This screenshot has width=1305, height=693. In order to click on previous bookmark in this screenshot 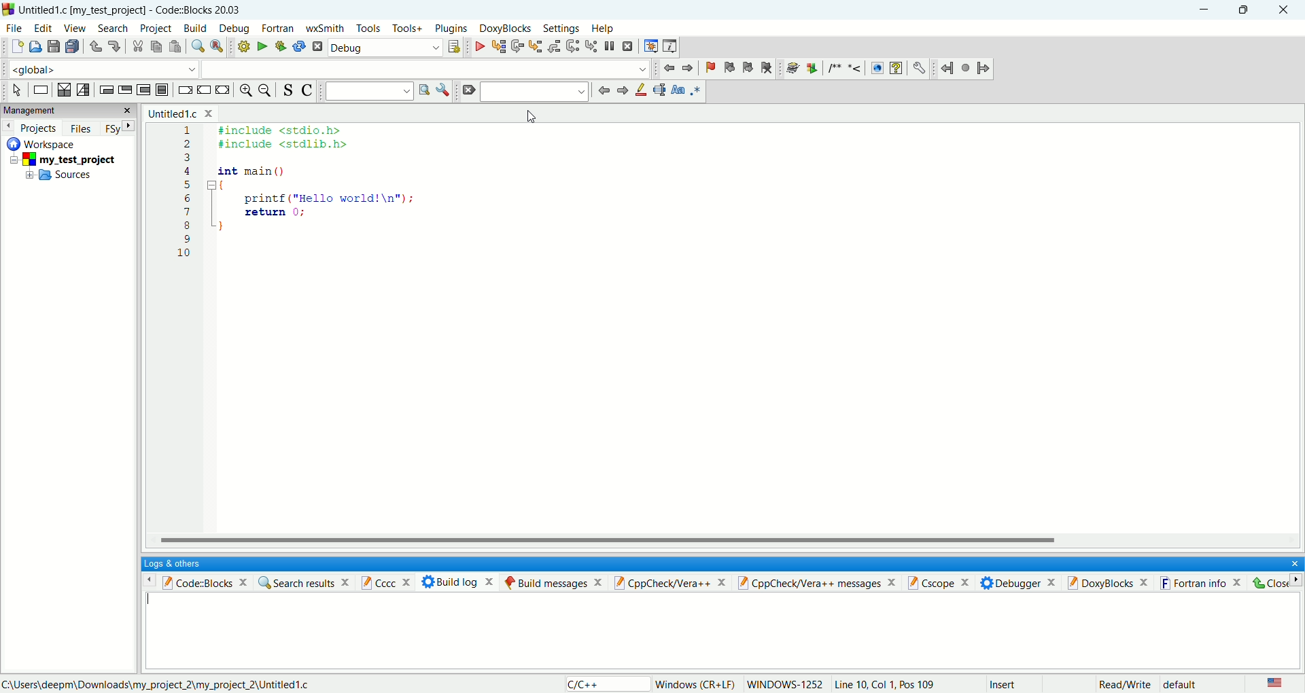, I will do `click(727, 69)`.